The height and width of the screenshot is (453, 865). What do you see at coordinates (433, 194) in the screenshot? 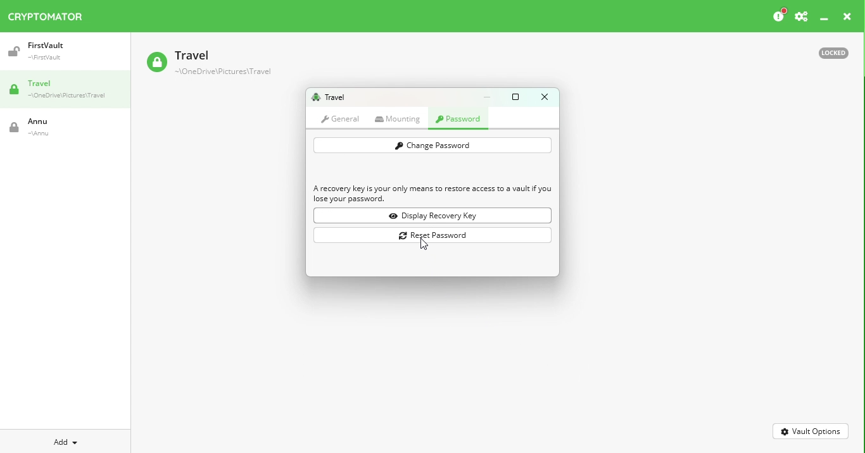
I see `Recovery key information` at bounding box center [433, 194].